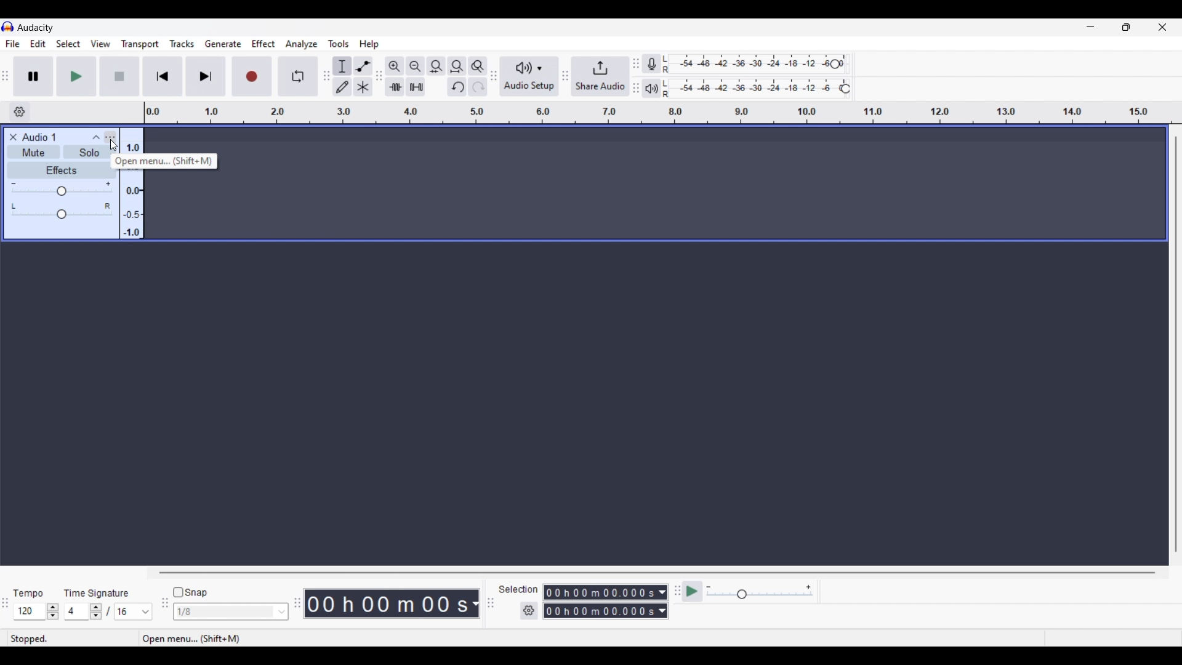 The width and height of the screenshot is (1182, 665). I want to click on Audio intensity, so click(132, 204).